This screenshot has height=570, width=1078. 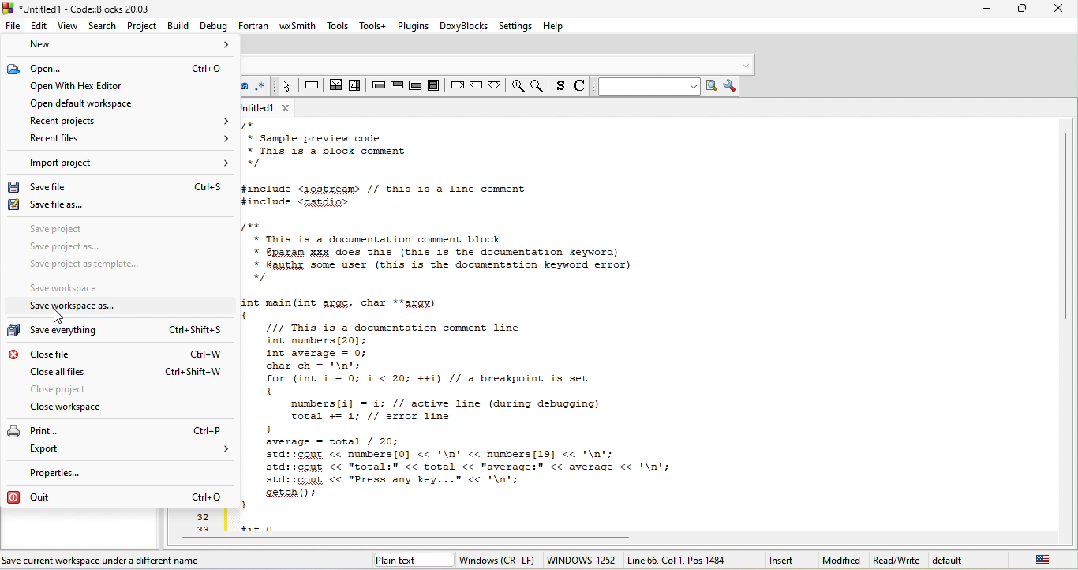 I want to click on close workspace, so click(x=88, y=409).